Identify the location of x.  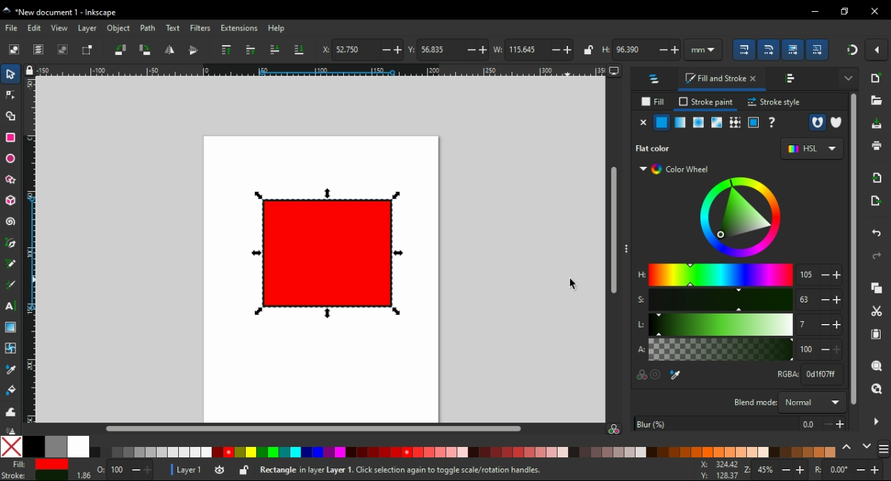
(718, 470).